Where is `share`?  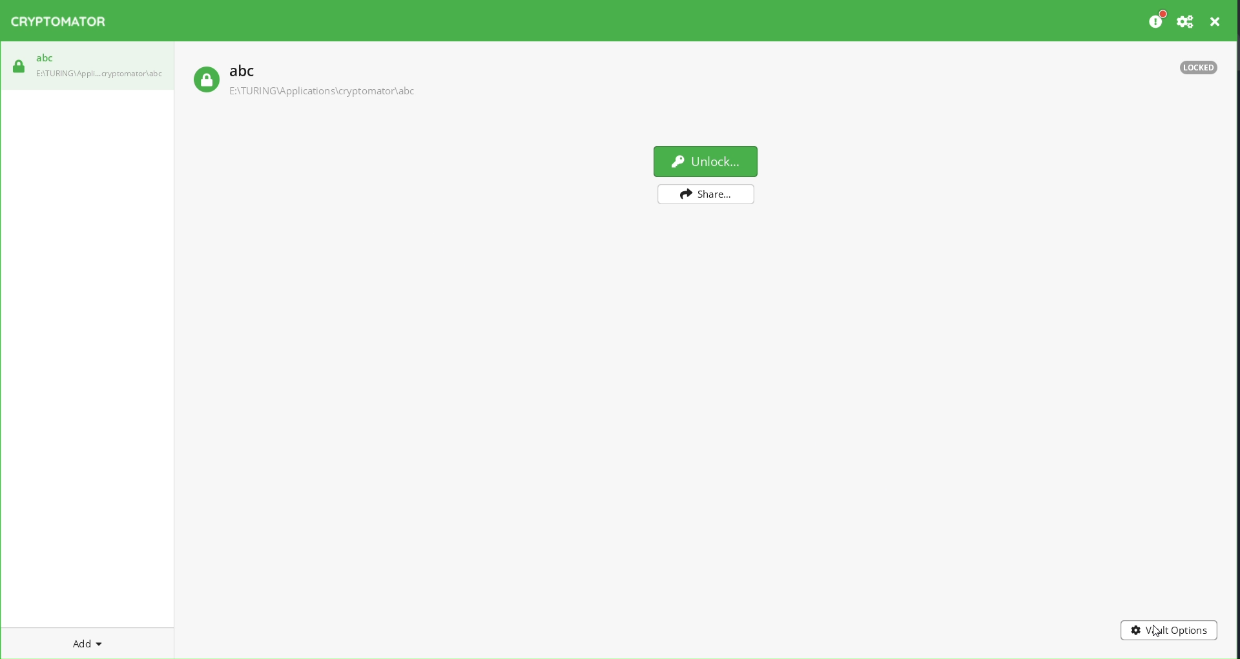
share is located at coordinates (709, 196).